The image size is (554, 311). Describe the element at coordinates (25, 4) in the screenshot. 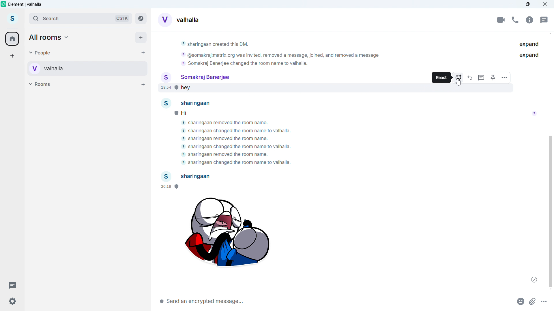

I see `element vahalla` at that location.